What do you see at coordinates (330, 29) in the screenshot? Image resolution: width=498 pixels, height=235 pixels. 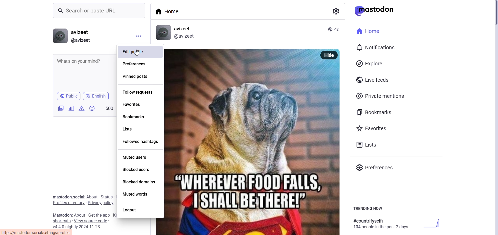 I see `public` at bounding box center [330, 29].